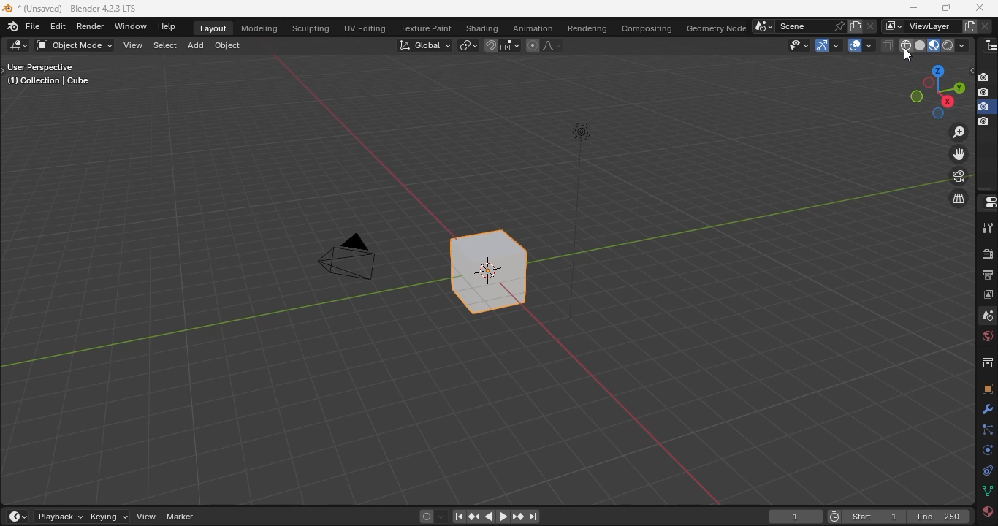 This screenshot has height=526, width=998. What do you see at coordinates (894, 26) in the screenshot?
I see `the active workspace view layer` at bounding box center [894, 26].